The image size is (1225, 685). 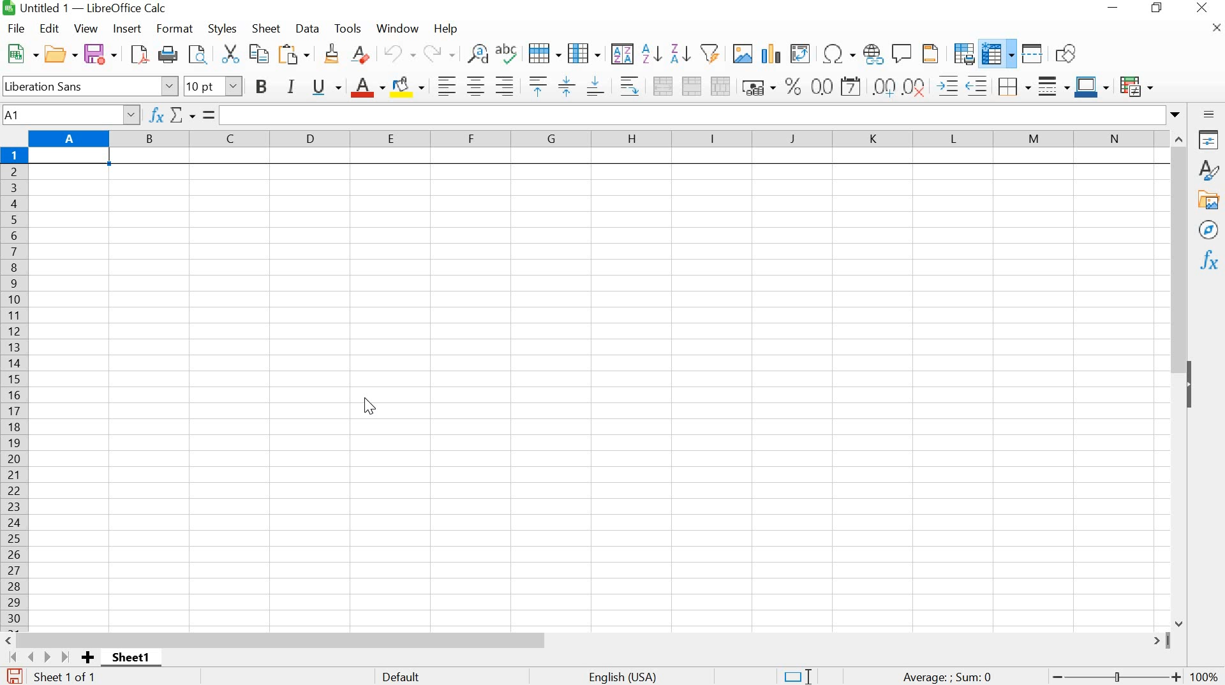 I want to click on BORDER STYLE, so click(x=1052, y=86).